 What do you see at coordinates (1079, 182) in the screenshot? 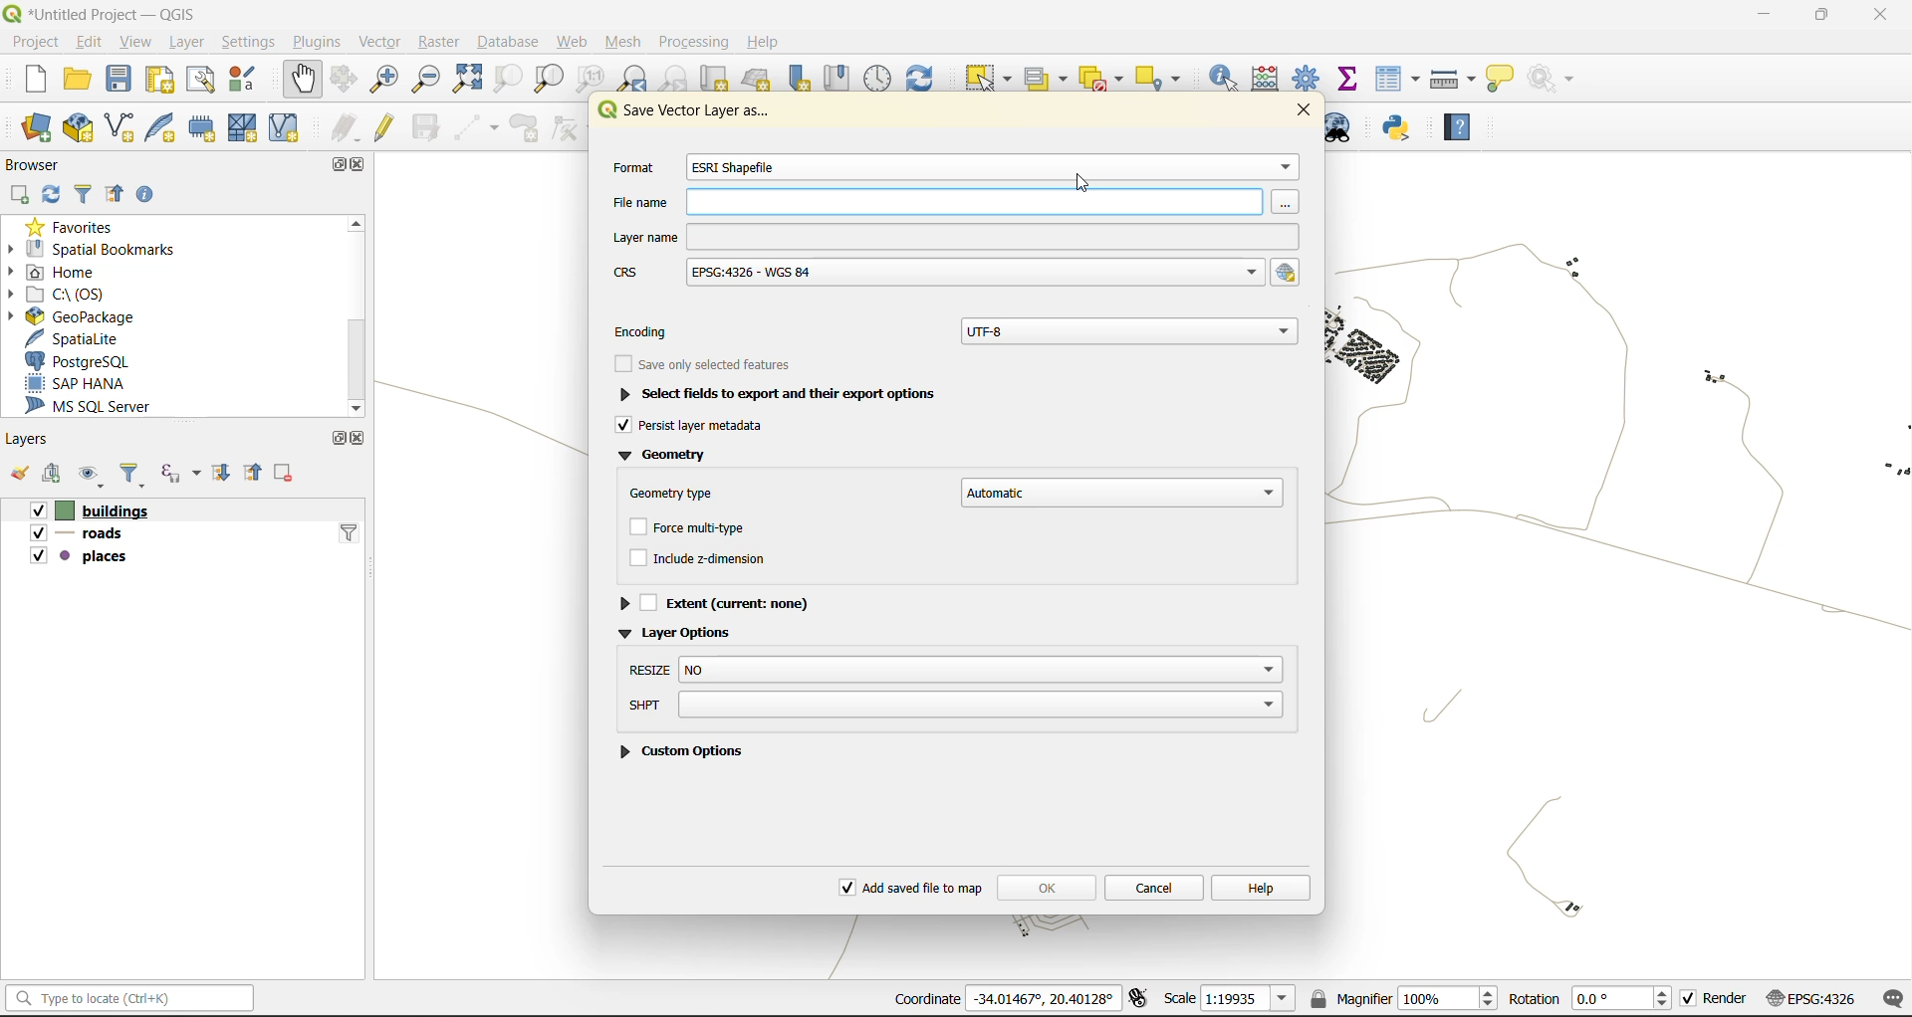
I see `cursor` at bounding box center [1079, 182].